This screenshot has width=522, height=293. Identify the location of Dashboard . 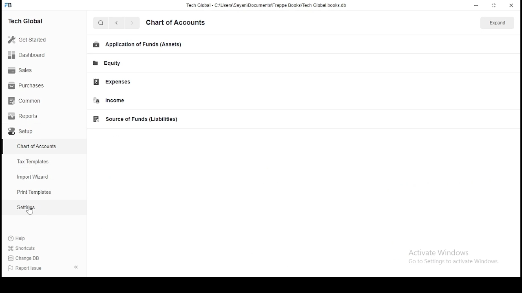
(35, 55).